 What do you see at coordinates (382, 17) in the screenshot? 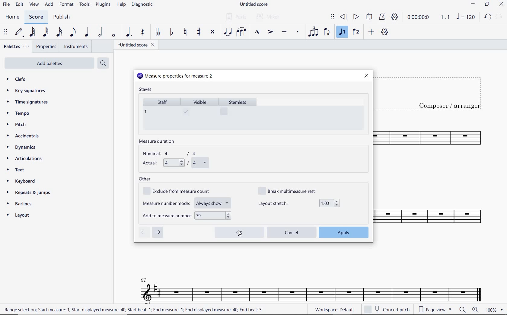
I see `METRONOME` at bounding box center [382, 17].